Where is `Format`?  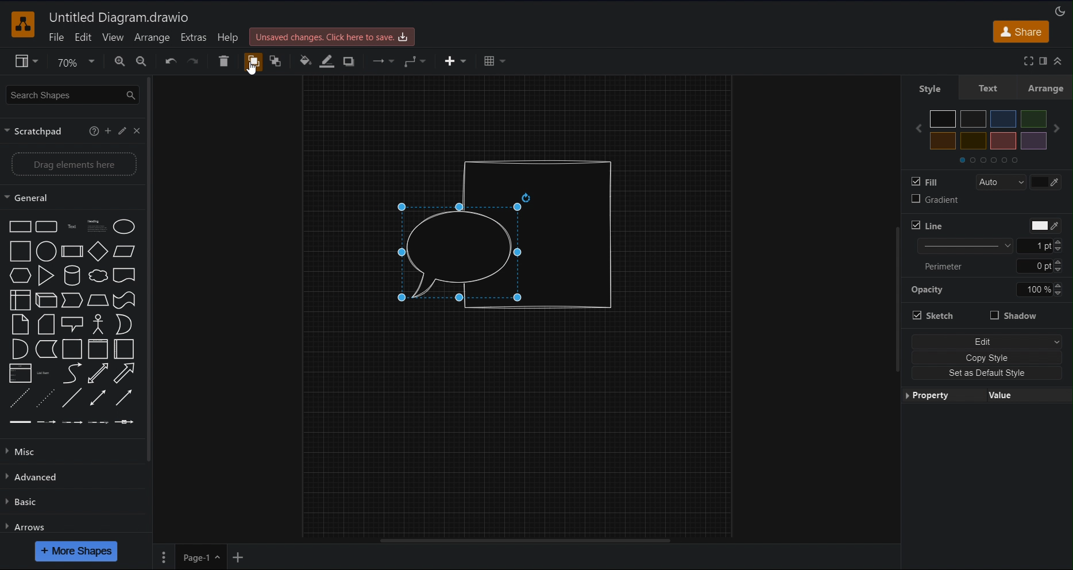
Format is located at coordinates (1044, 61).